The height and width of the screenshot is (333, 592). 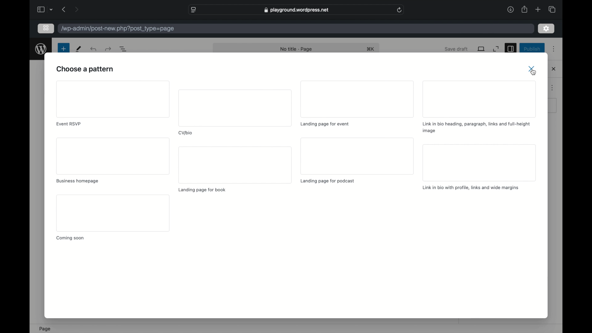 What do you see at coordinates (64, 49) in the screenshot?
I see `new` at bounding box center [64, 49].